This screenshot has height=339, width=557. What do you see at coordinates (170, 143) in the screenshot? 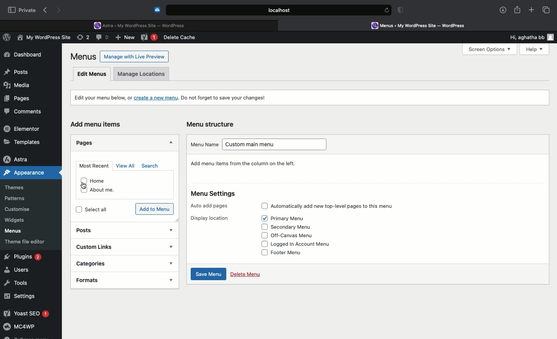
I see `Hide` at bounding box center [170, 143].